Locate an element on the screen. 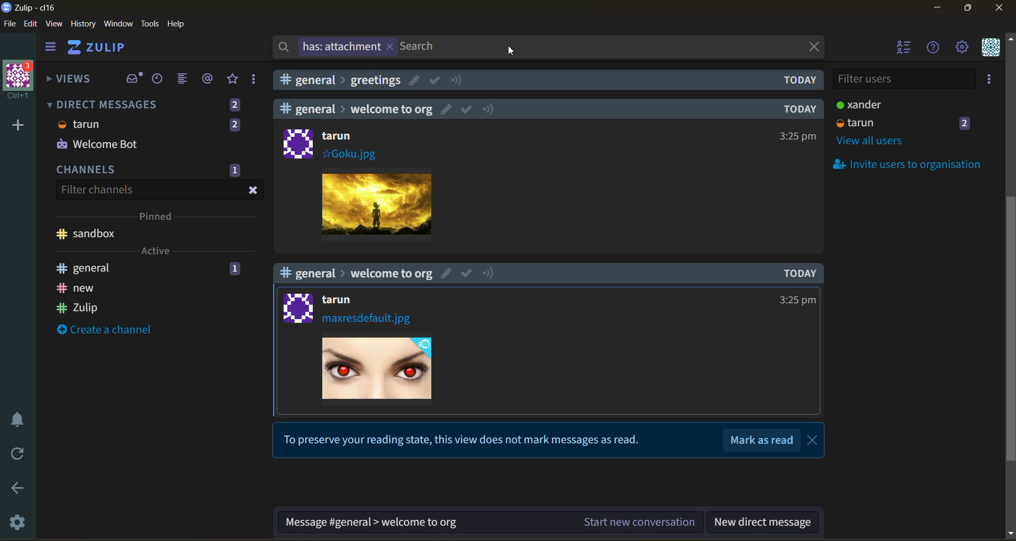  tarun is located at coordinates (339, 135).